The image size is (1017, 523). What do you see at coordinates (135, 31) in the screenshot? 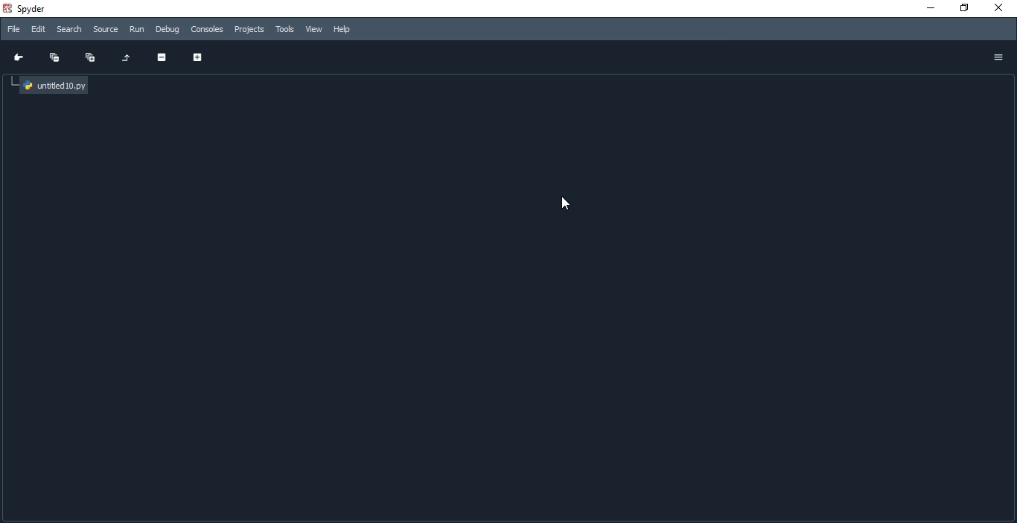
I see `Run` at bounding box center [135, 31].